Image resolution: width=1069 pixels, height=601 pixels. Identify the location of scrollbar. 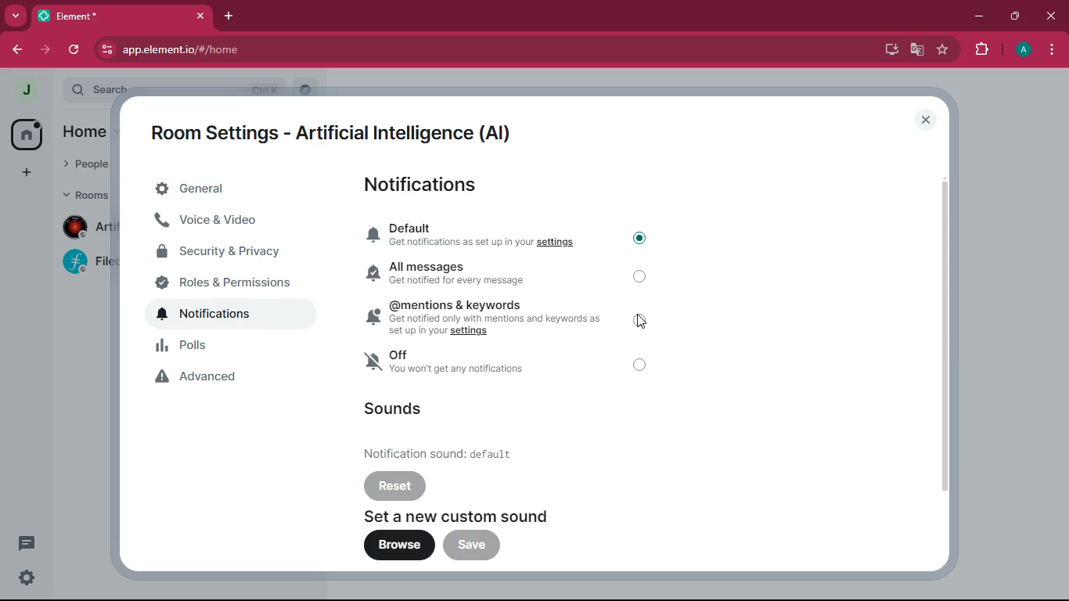
(945, 336).